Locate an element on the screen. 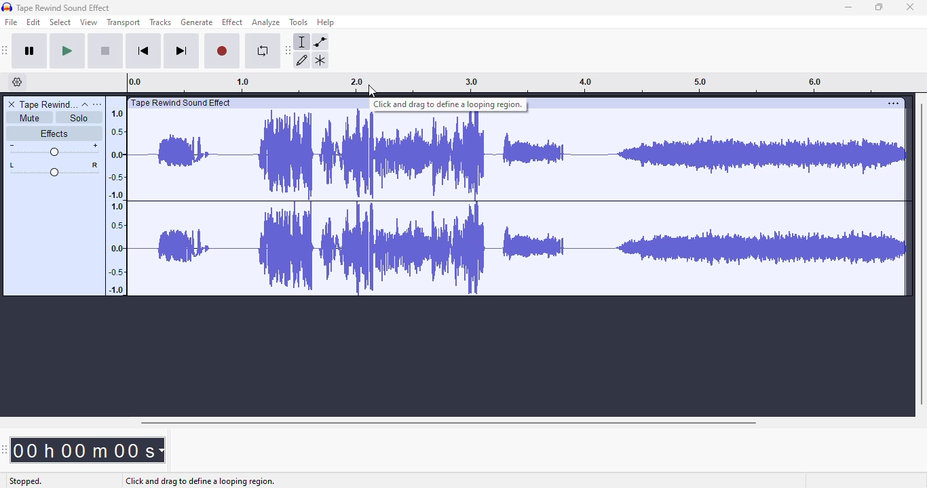 The width and height of the screenshot is (927, 488). open menu is located at coordinates (98, 104).